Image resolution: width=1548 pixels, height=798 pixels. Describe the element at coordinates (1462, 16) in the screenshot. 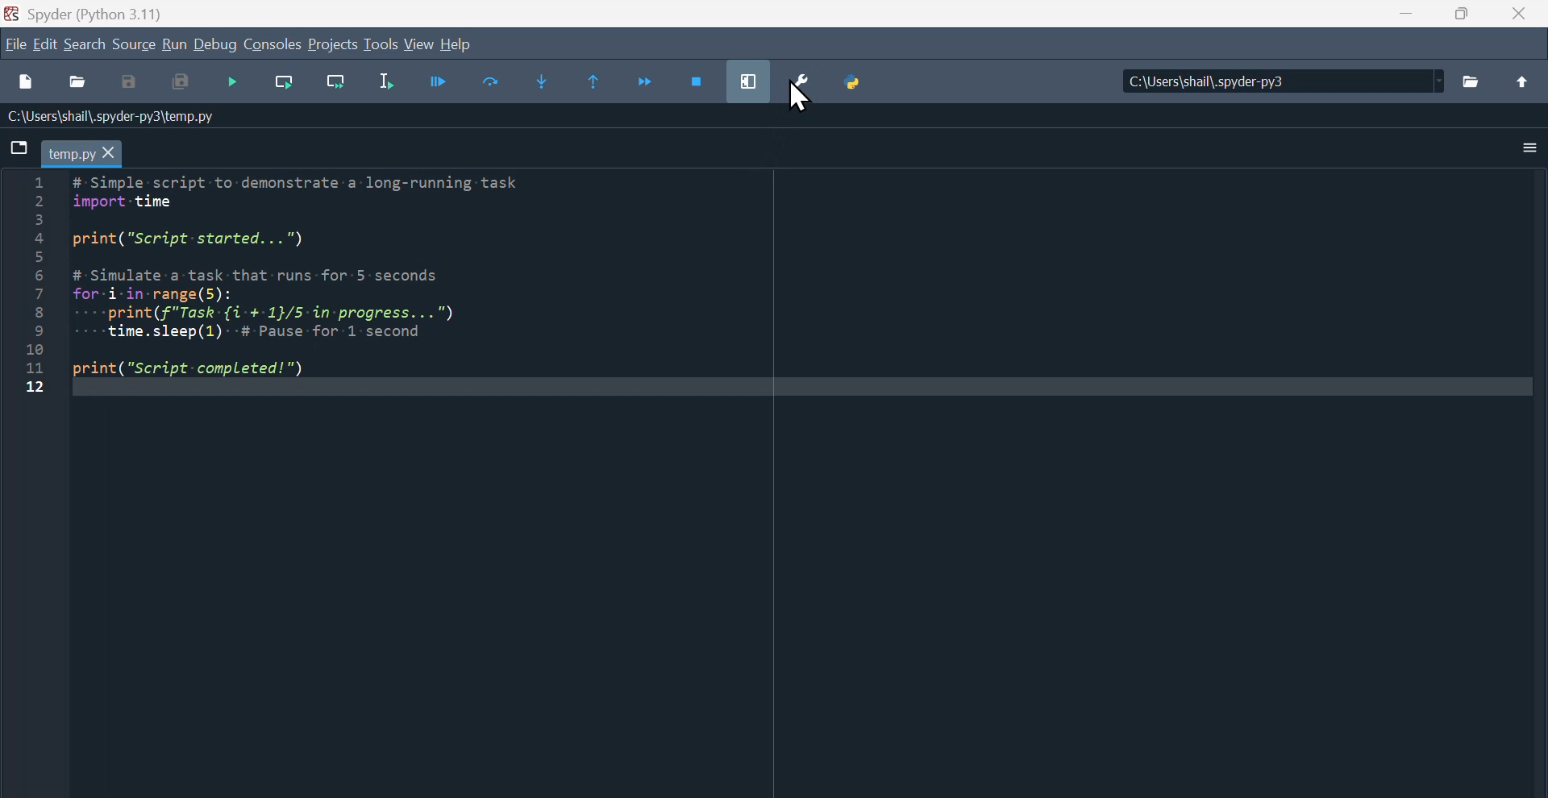

I see `Maximise` at that location.